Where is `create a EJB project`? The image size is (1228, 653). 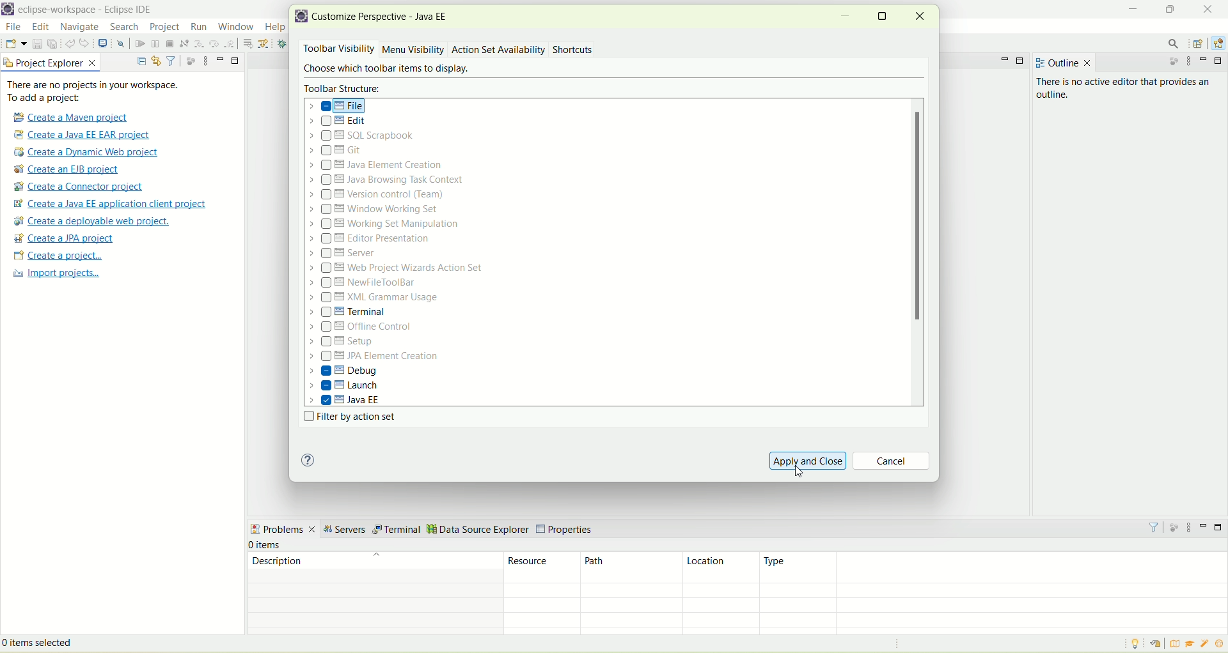
create a EJB project is located at coordinates (70, 170).